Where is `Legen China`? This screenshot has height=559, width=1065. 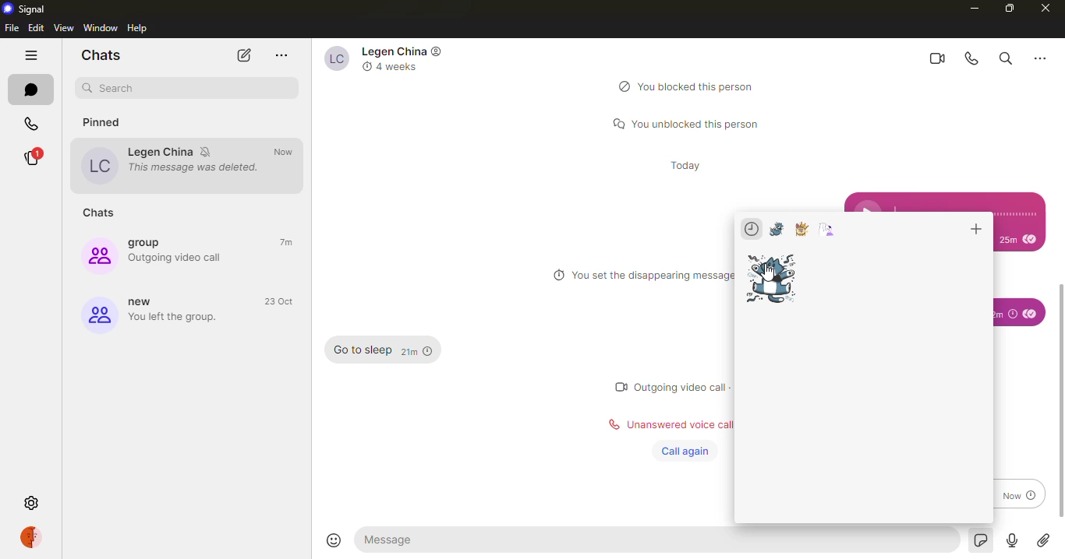
Legen China is located at coordinates (395, 51).